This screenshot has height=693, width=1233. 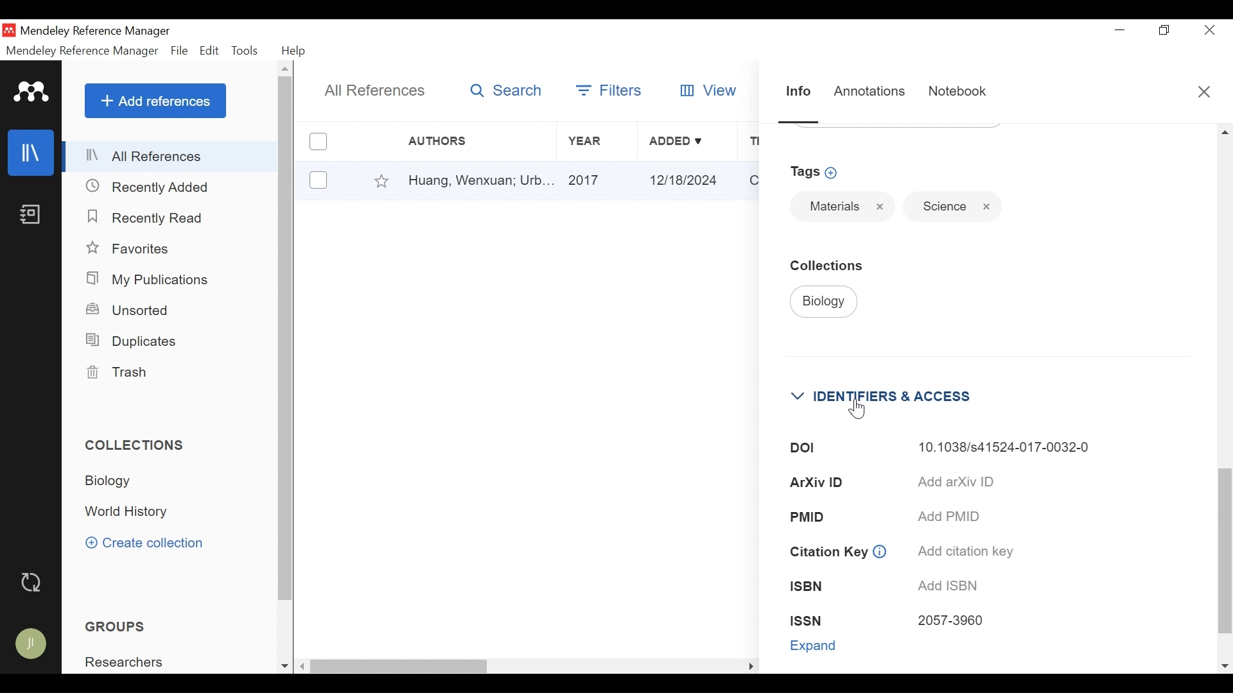 I want to click on Year, so click(x=595, y=141).